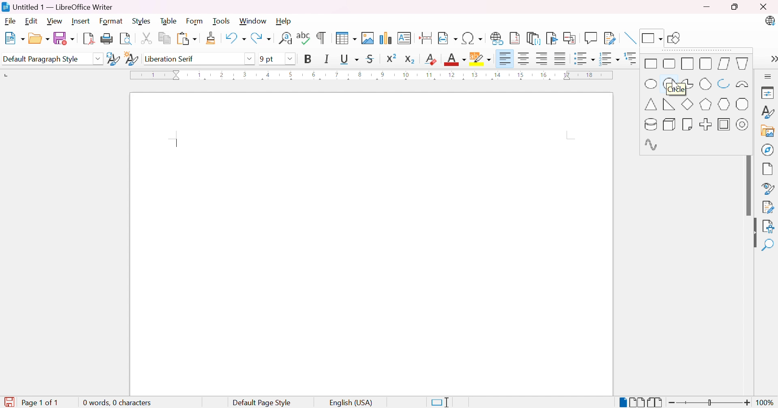 This screenshot has height=408, width=778. Describe the element at coordinates (64, 38) in the screenshot. I see `Save` at that location.